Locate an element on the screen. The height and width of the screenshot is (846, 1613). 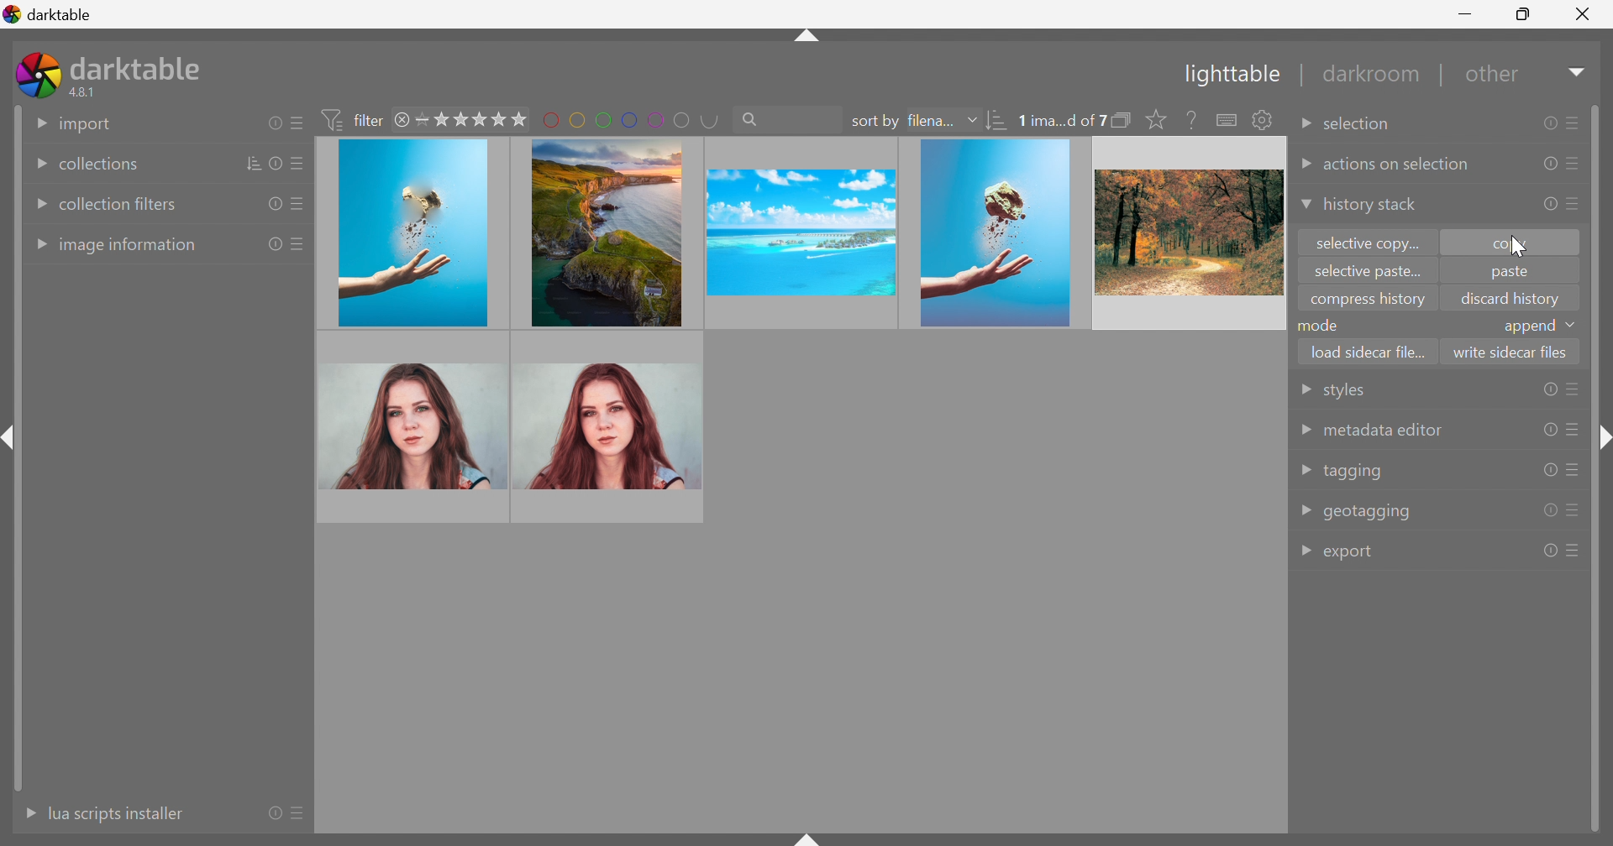
image information is located at coordinates (129, 247).